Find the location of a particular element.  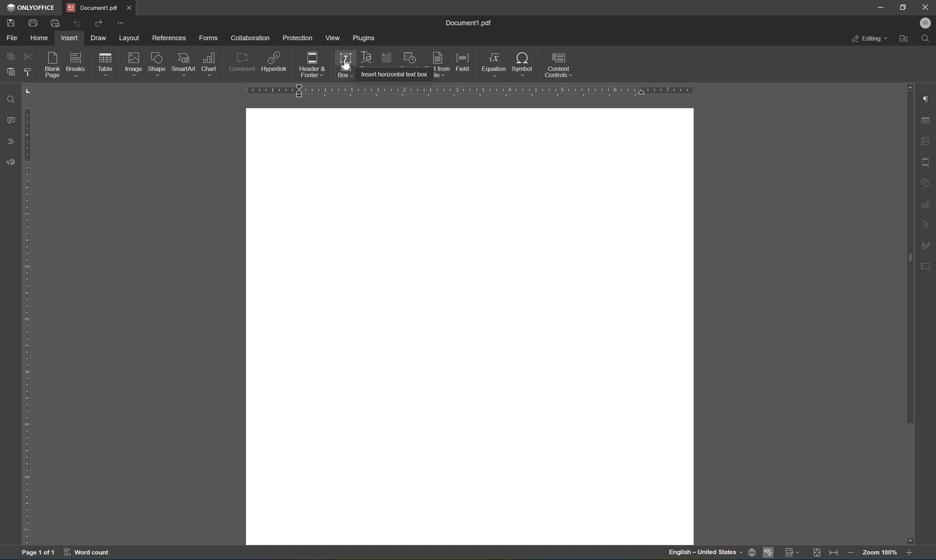

symbol is located at coordinates (525, 65).